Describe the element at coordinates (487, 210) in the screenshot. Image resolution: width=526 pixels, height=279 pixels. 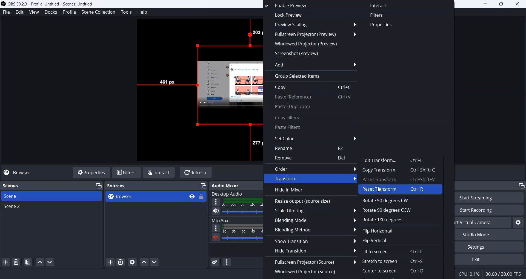
I see `Start Recording` at that location.